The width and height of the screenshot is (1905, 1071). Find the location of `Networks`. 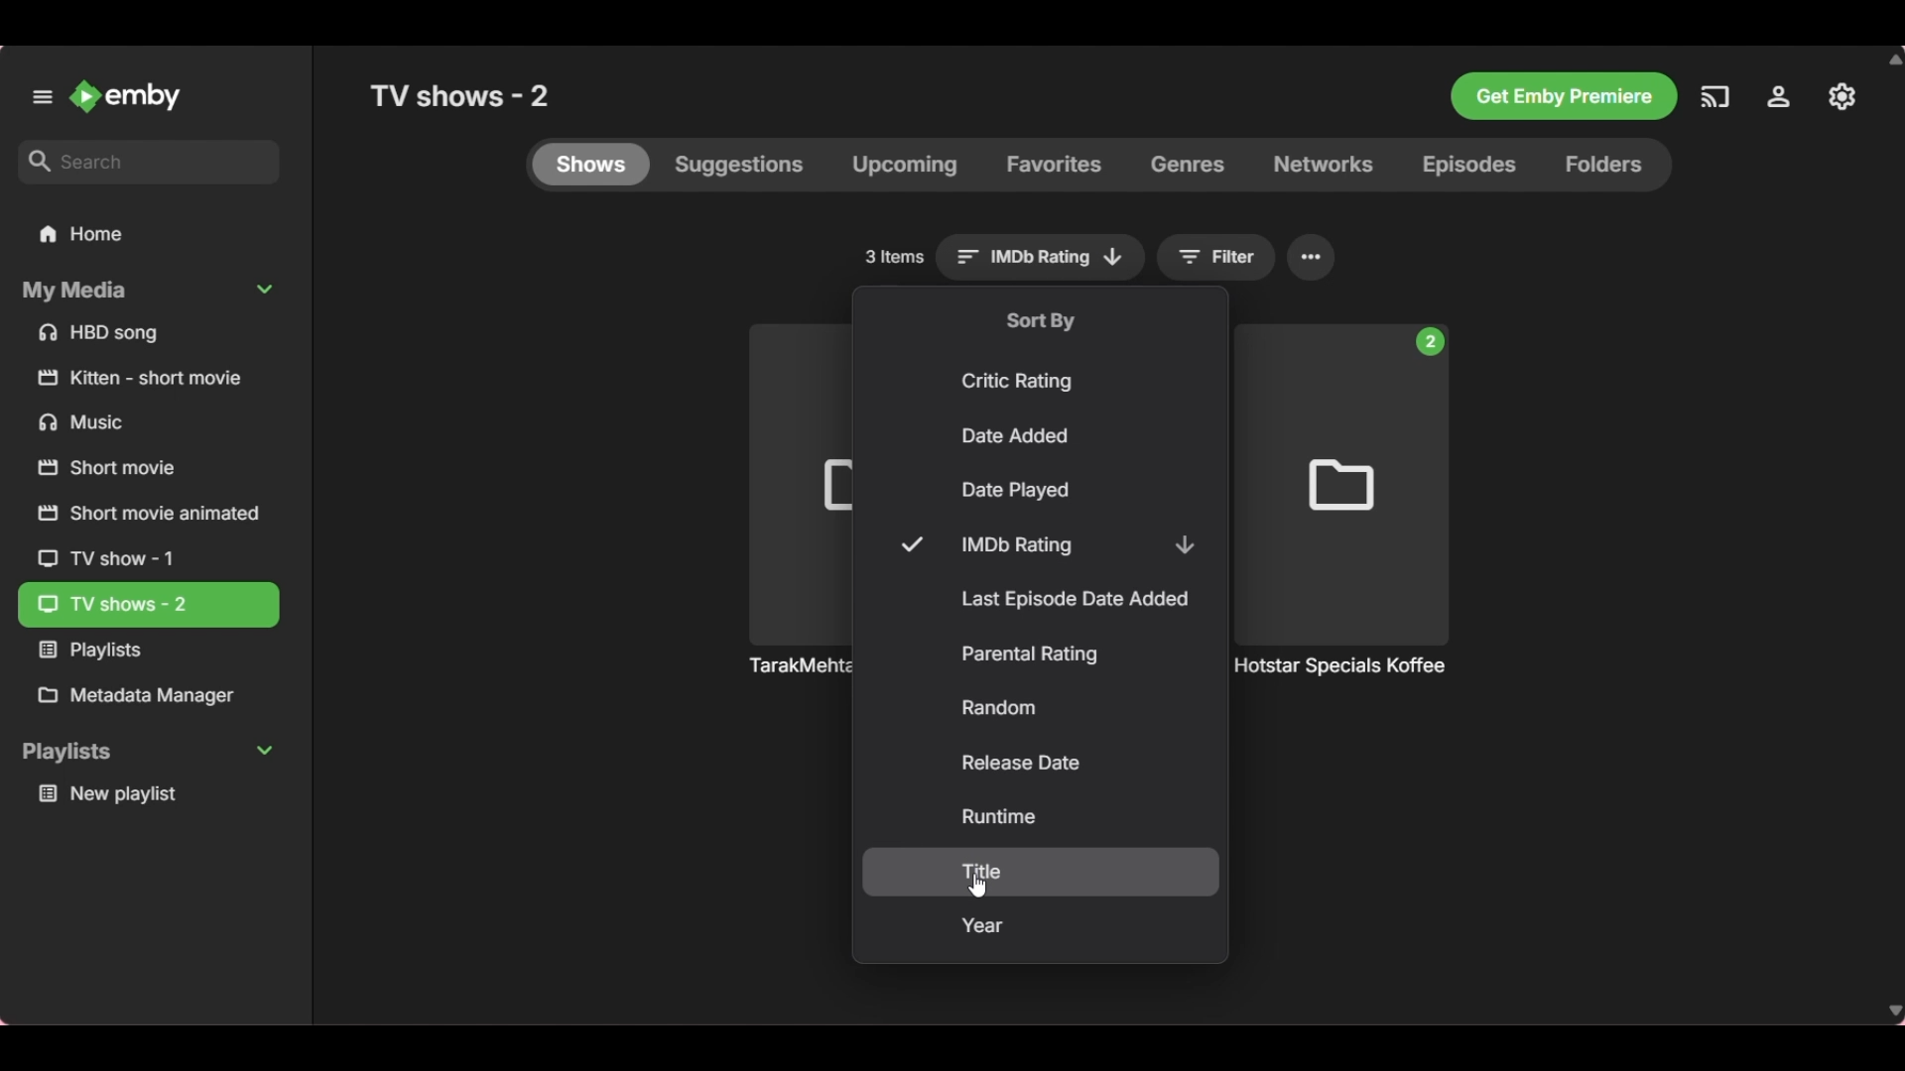

Networks is located at coordinates (1323, 165).